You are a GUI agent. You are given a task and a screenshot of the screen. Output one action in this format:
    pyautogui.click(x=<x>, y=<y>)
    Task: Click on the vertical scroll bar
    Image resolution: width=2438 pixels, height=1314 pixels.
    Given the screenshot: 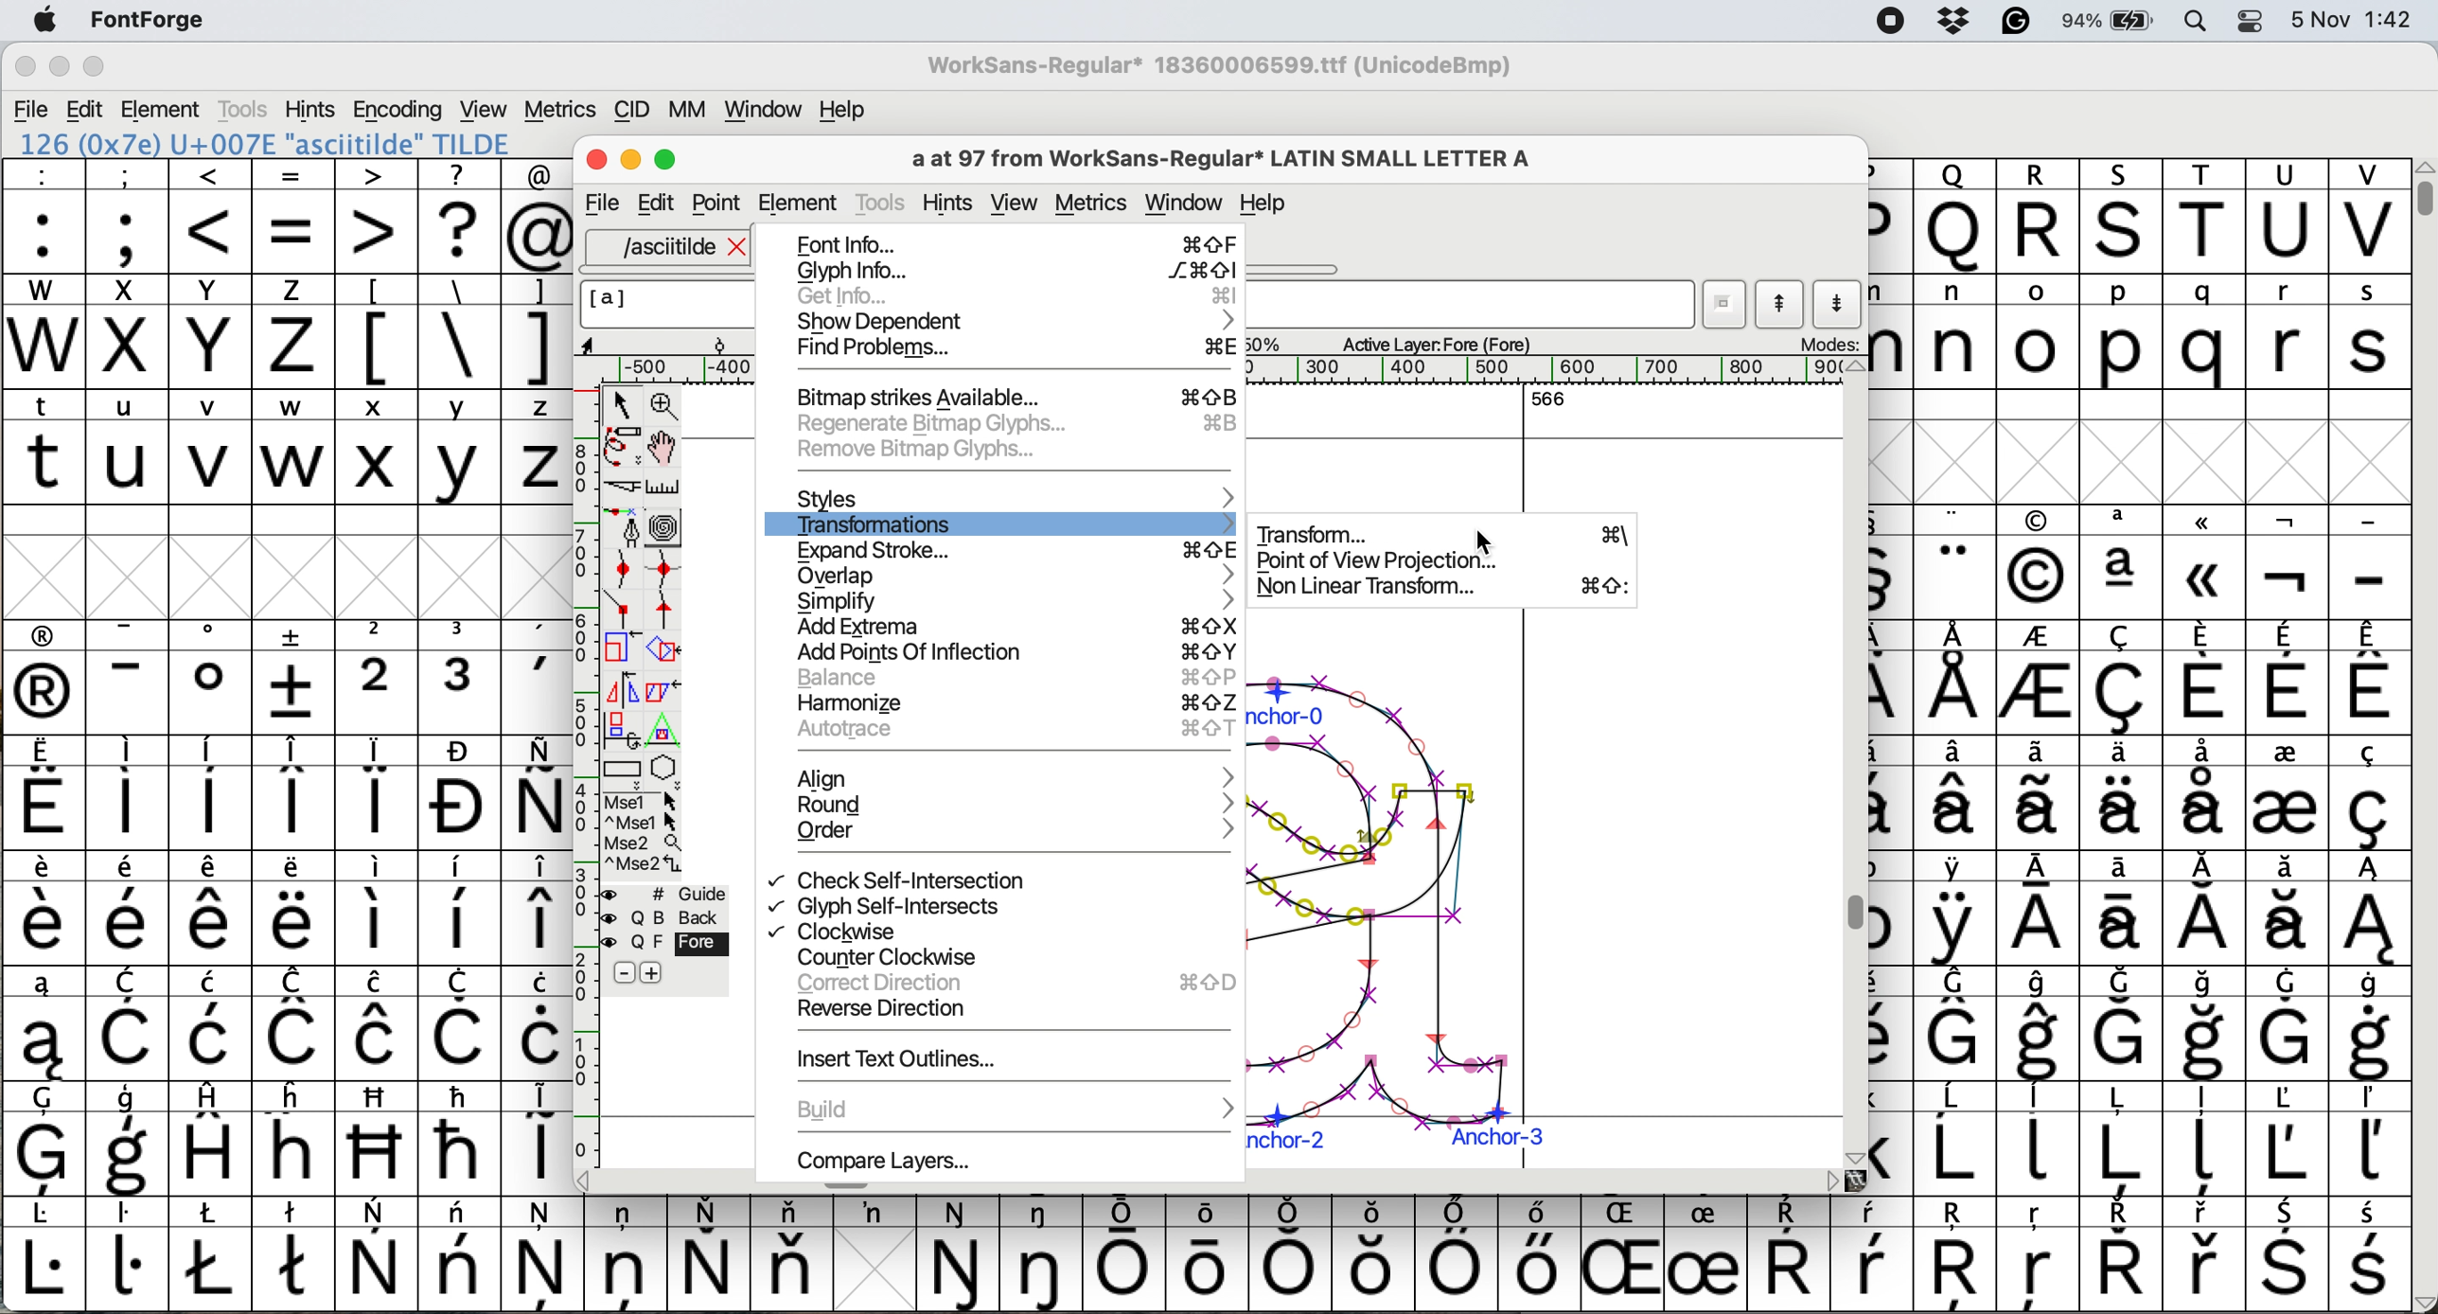 What is the action you would take?
    pyautogui.click(x=2421, y=189)
    